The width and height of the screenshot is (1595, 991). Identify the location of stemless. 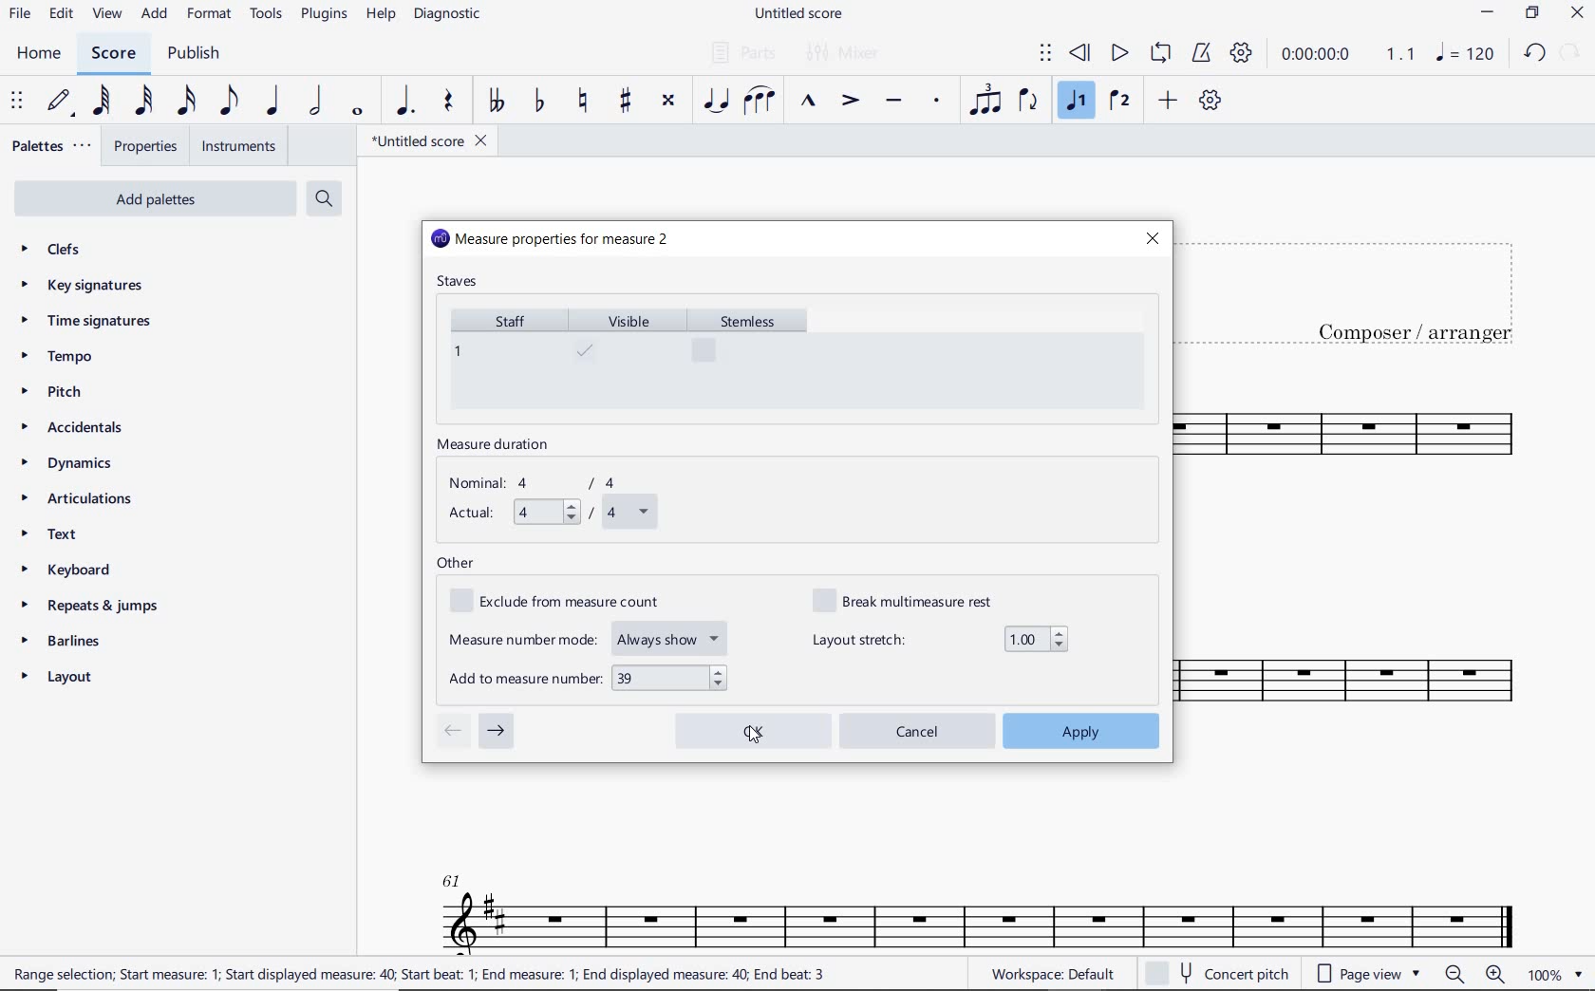
(756, 357).